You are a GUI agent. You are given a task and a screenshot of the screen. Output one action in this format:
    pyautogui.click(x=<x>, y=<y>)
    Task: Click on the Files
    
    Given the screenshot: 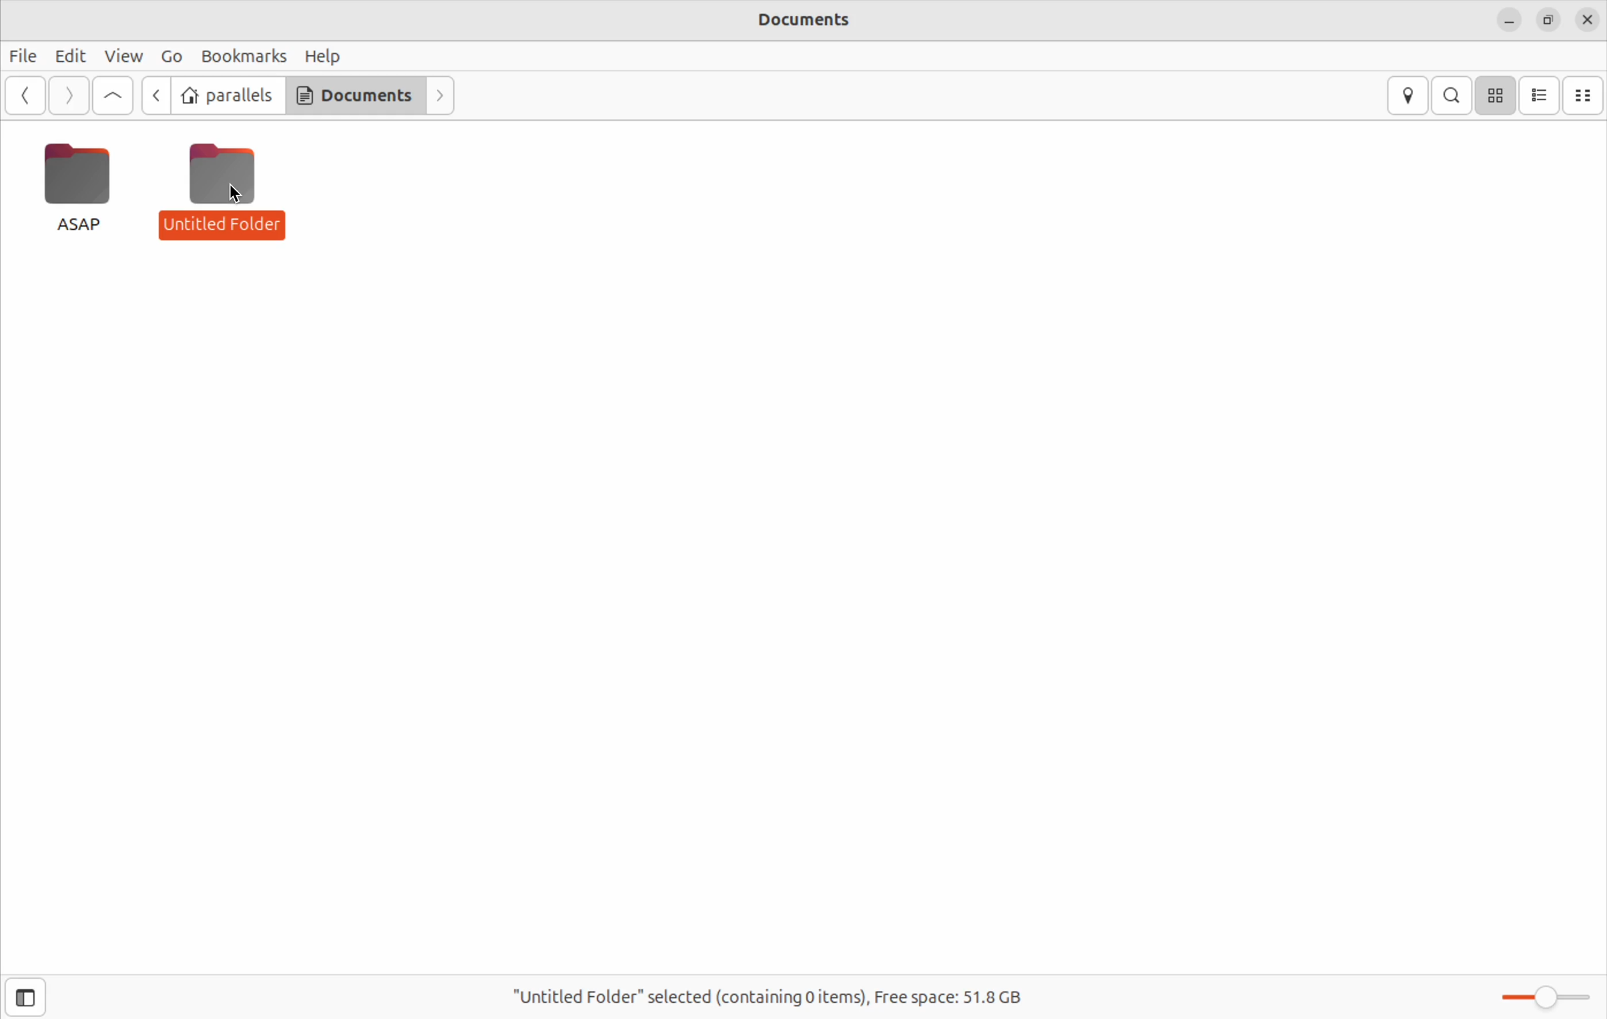 What is the action you would take?
    pyautogui.click(x=25, y=53)
    